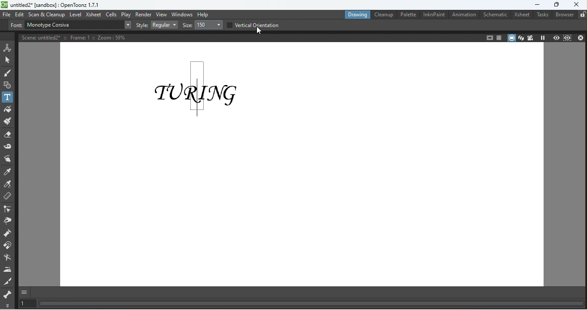  Describe the element at coordinates (7, 47) in the screenshot. I see `Animate tool` at that location.